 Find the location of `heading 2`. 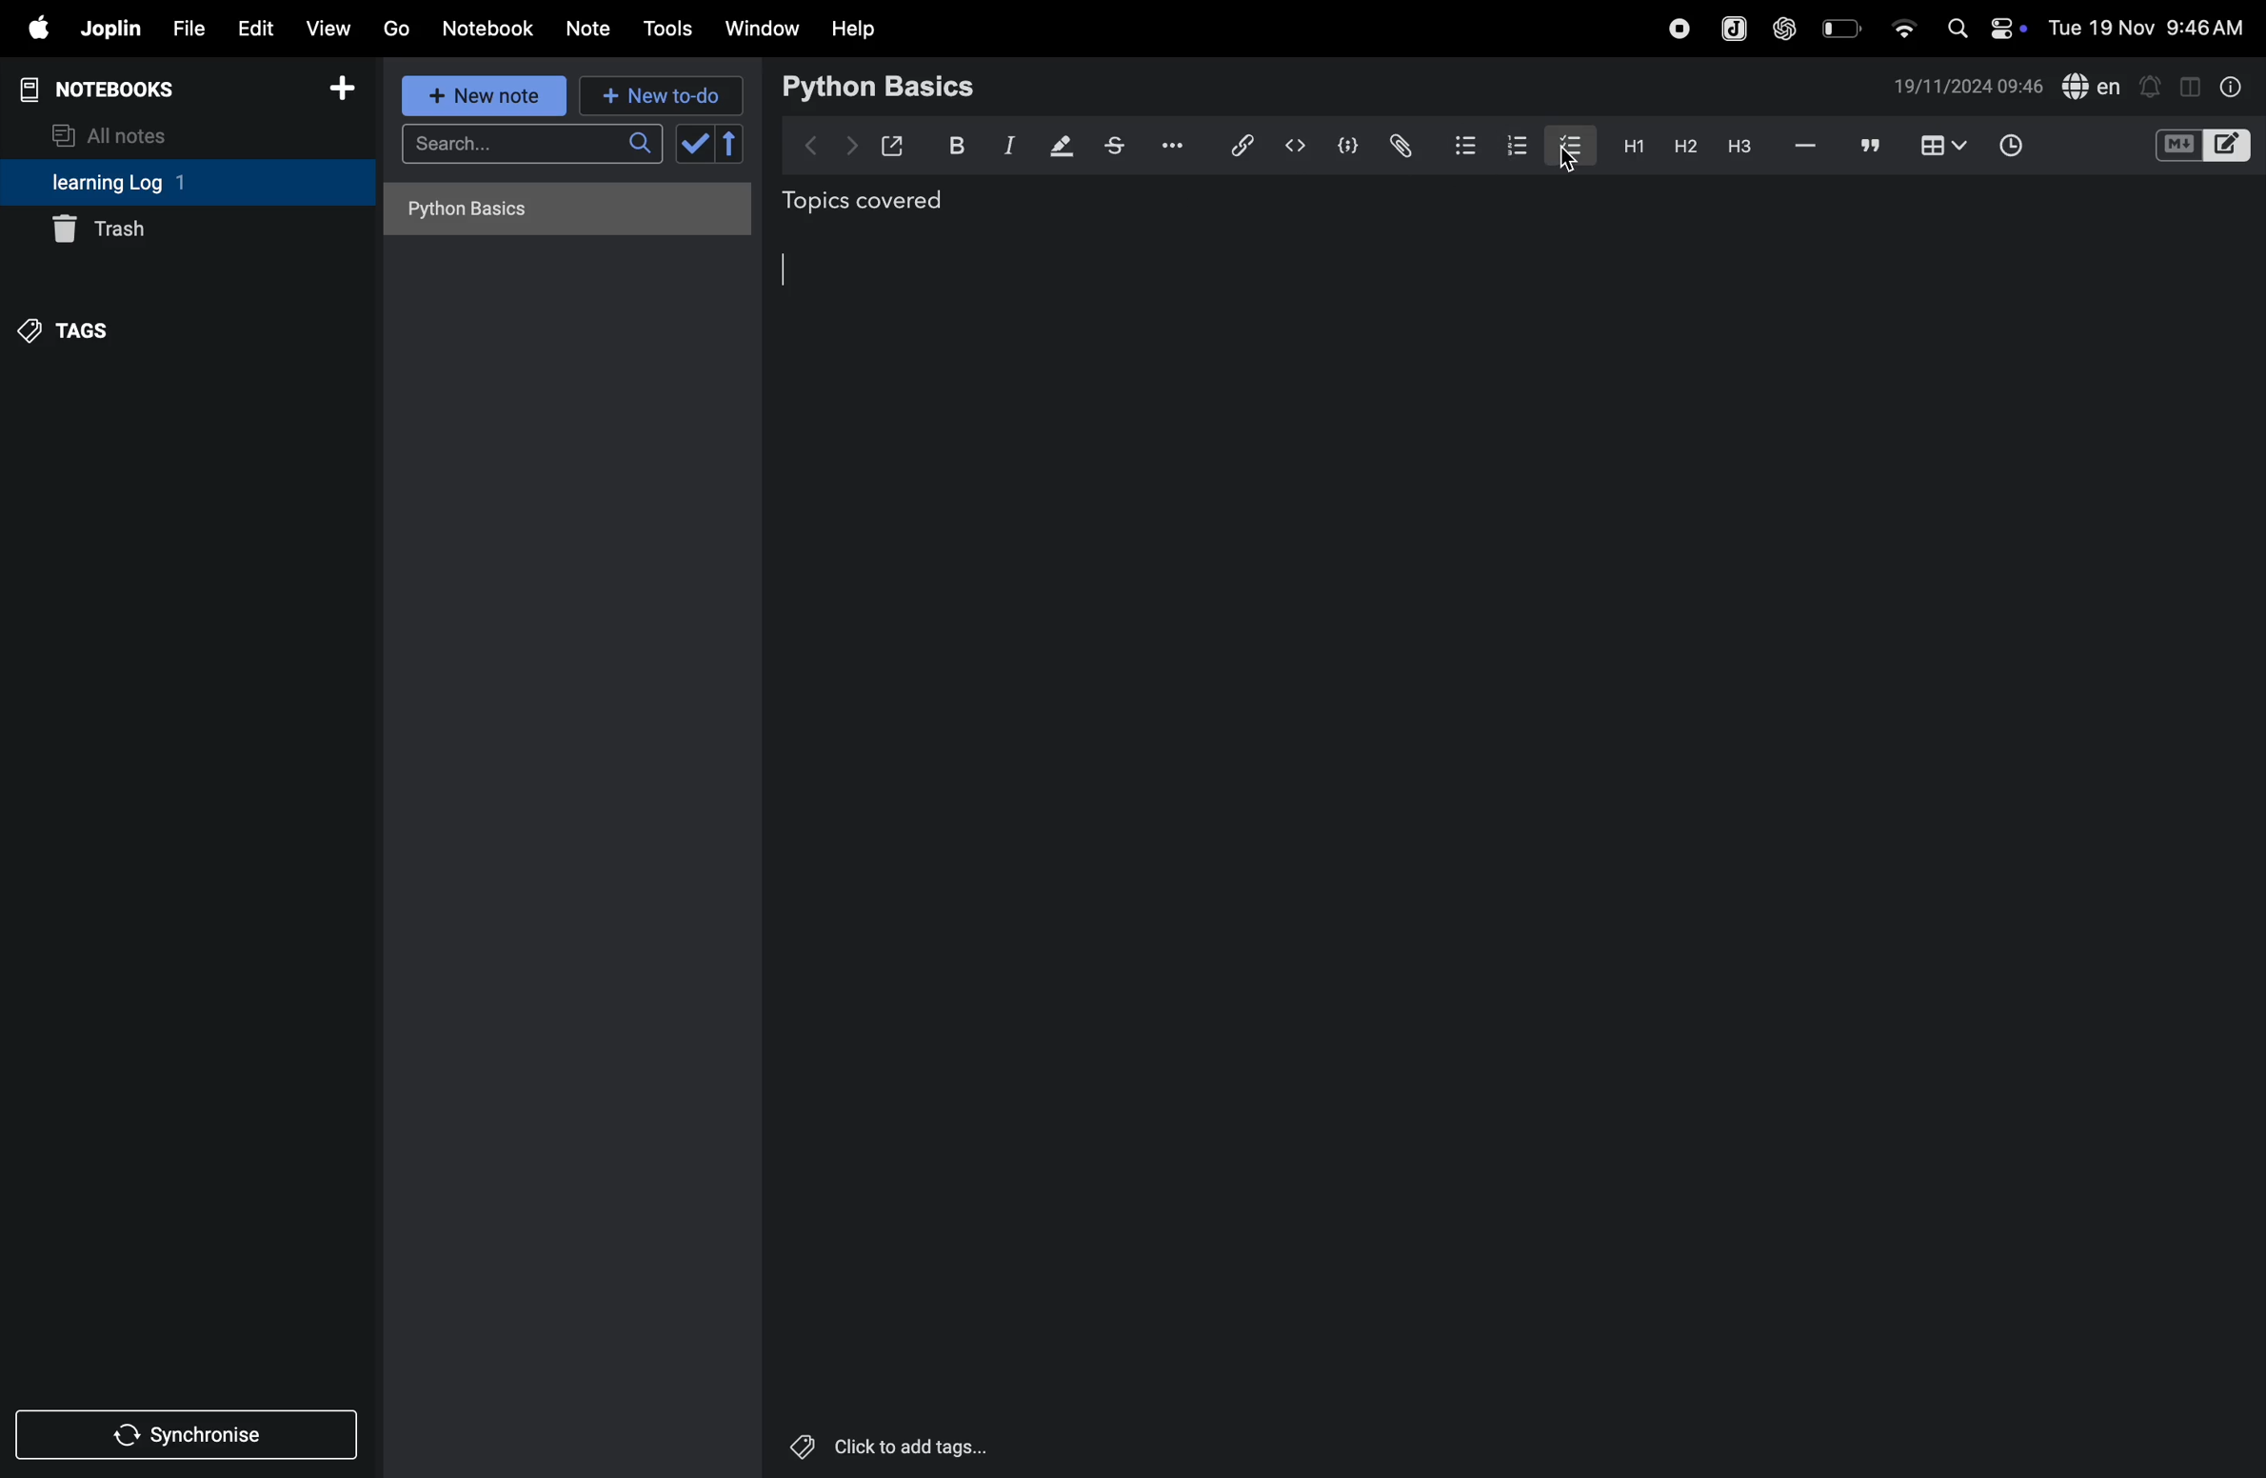

heading 2 is located at coordinates (1684, 146).